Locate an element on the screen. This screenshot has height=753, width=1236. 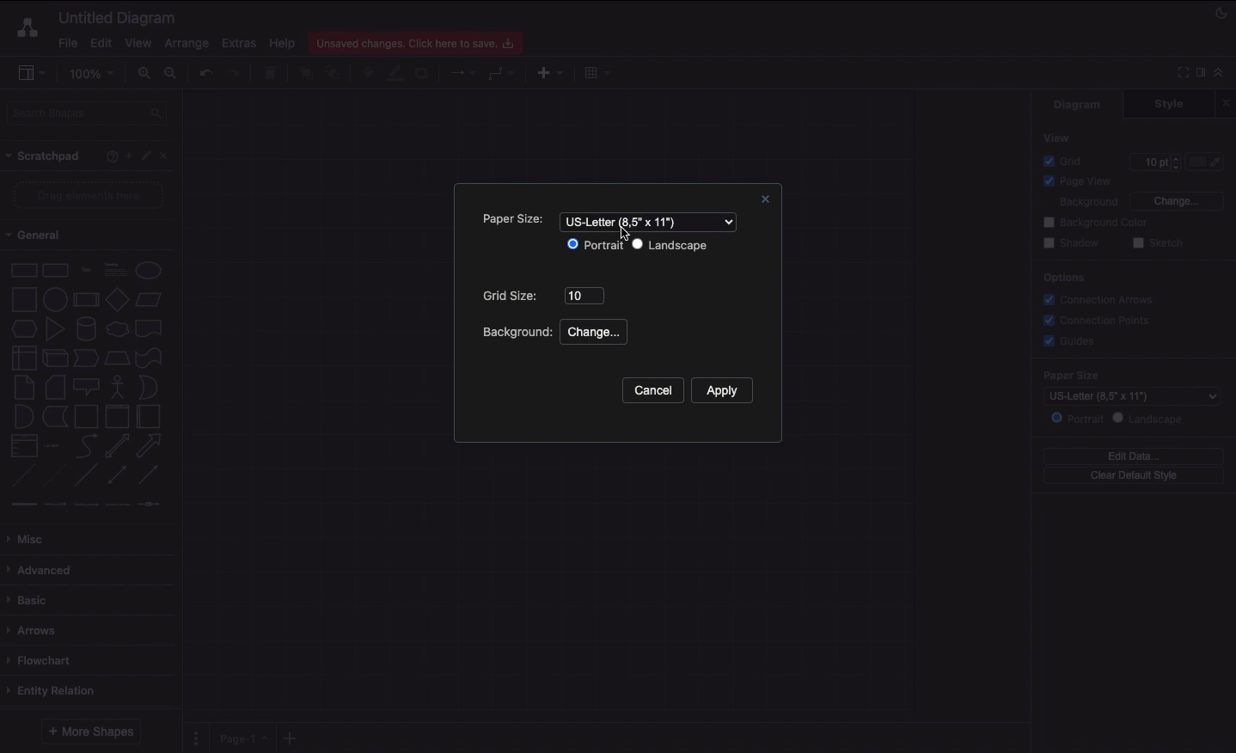
Paper size is located at coordinates (511, 221).